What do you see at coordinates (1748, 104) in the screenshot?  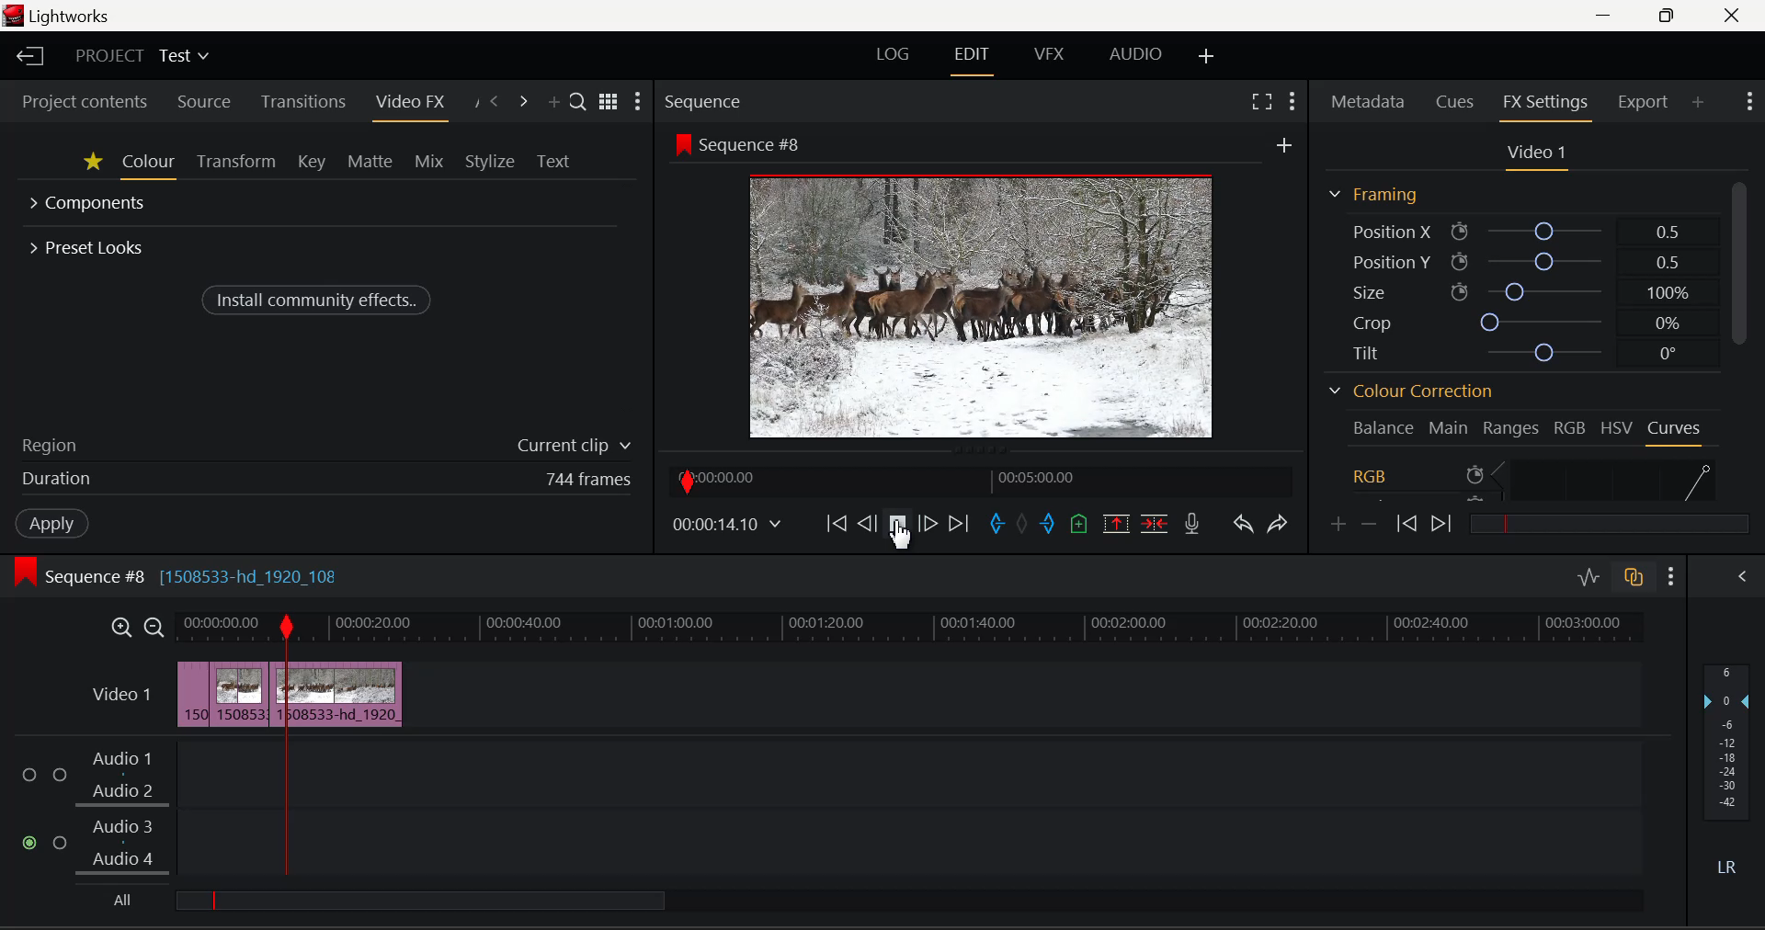 I see `Show Settings` at bounding box center [1748, 104].